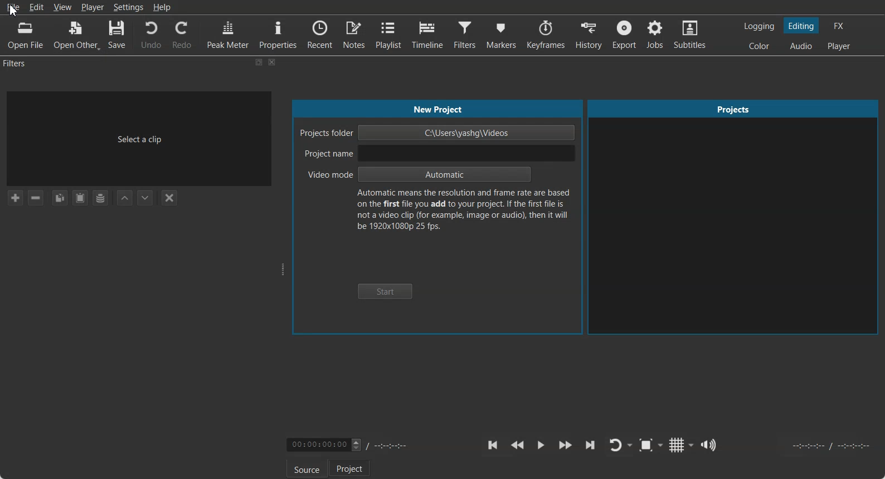  Describe the element at coordinates (656, 35) in the screenshot. I see `Jobs` at that location.